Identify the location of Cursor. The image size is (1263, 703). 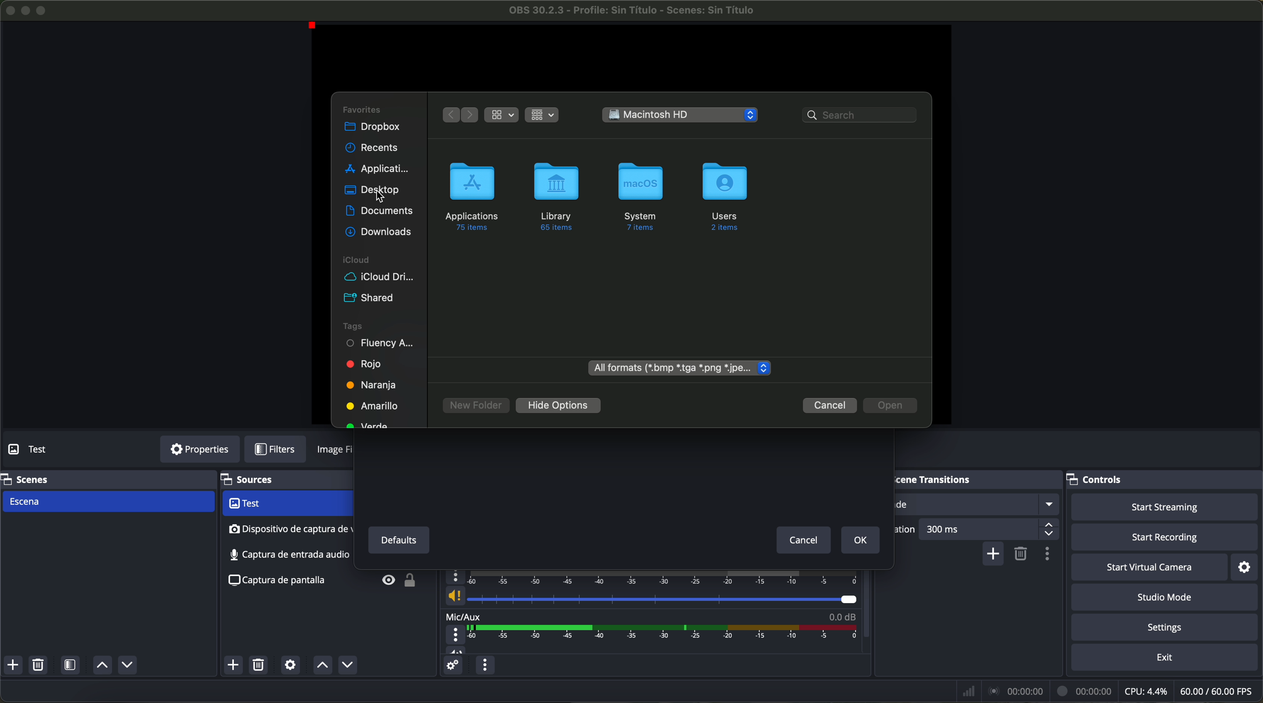
(383, 198).